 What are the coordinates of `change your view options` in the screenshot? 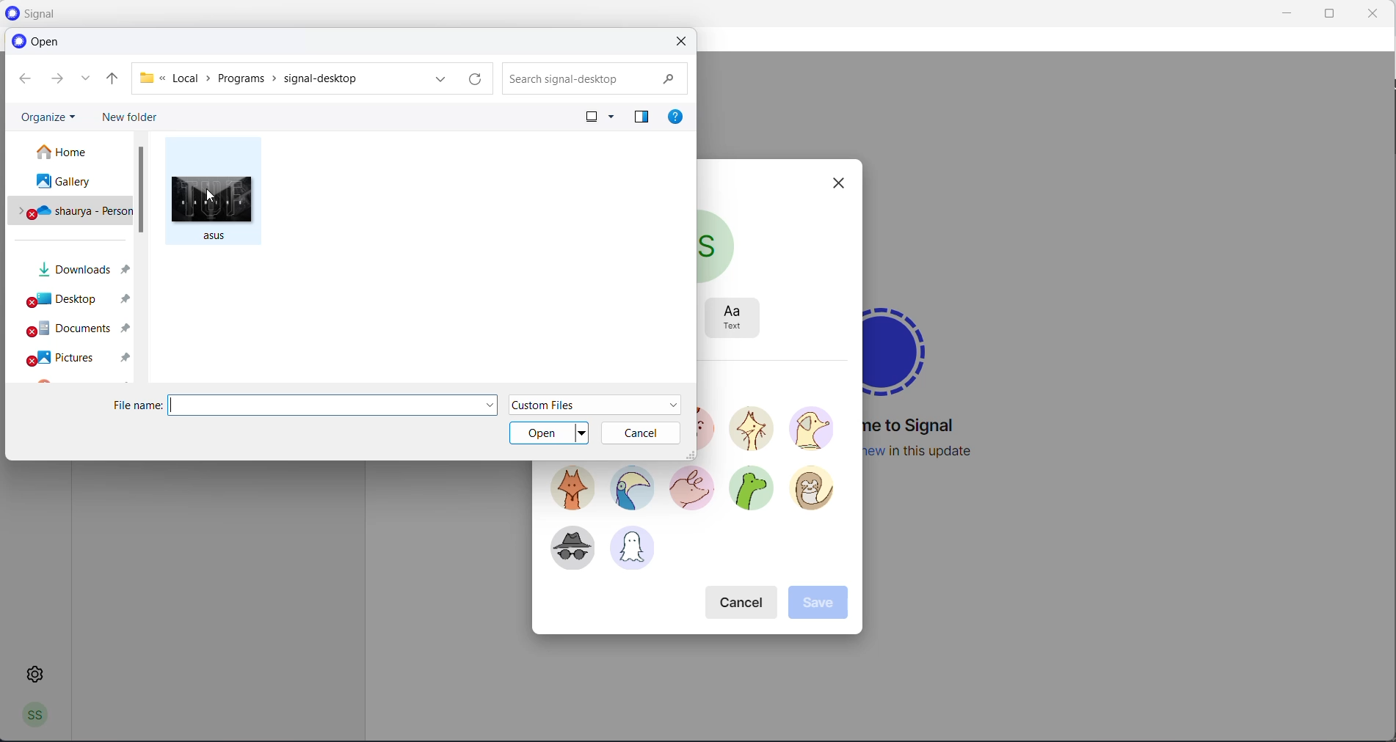 It's located at (614, 117).